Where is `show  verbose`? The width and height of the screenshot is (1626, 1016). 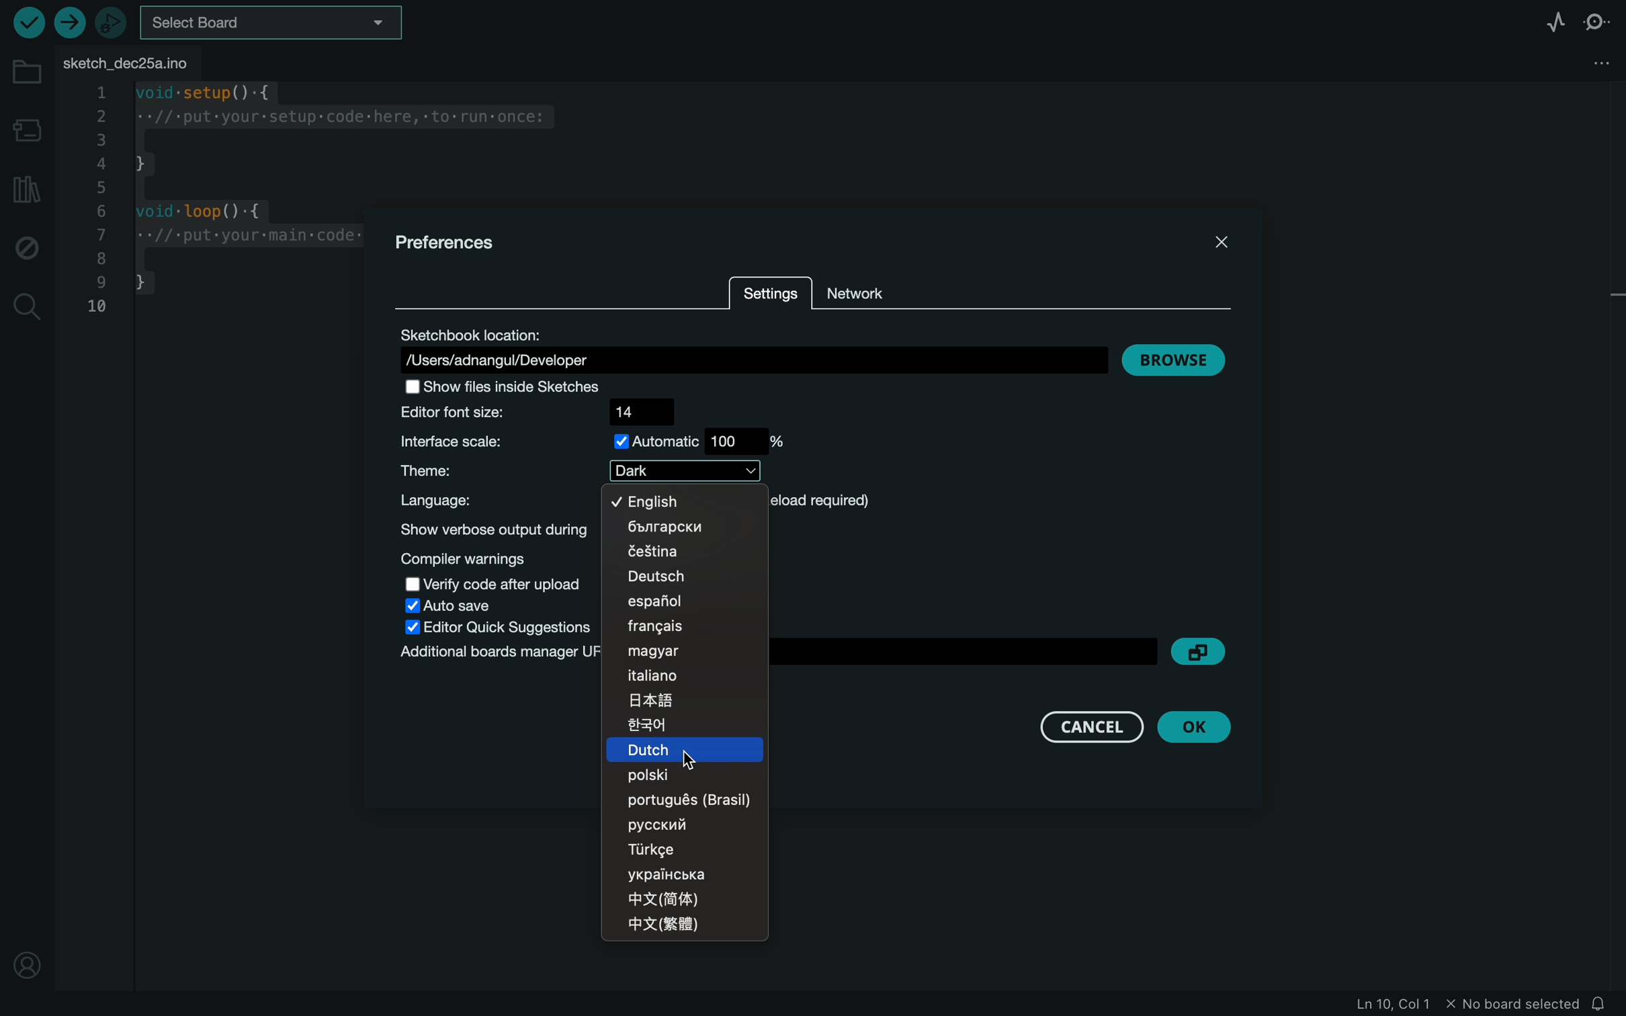 show  verbose is located at coordinates (491, 529).